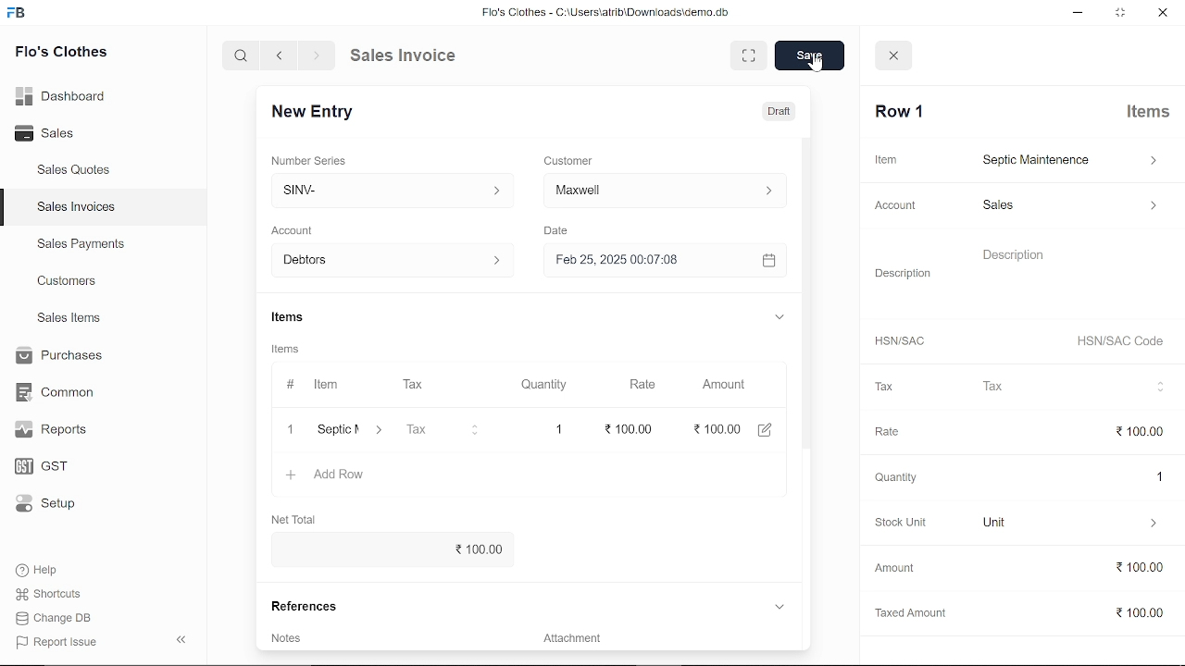 The height and width of the screenshot is (666, 1185). Describe the element at coordinates (1068, 208) in the screenshot. I see `sales` at that location.